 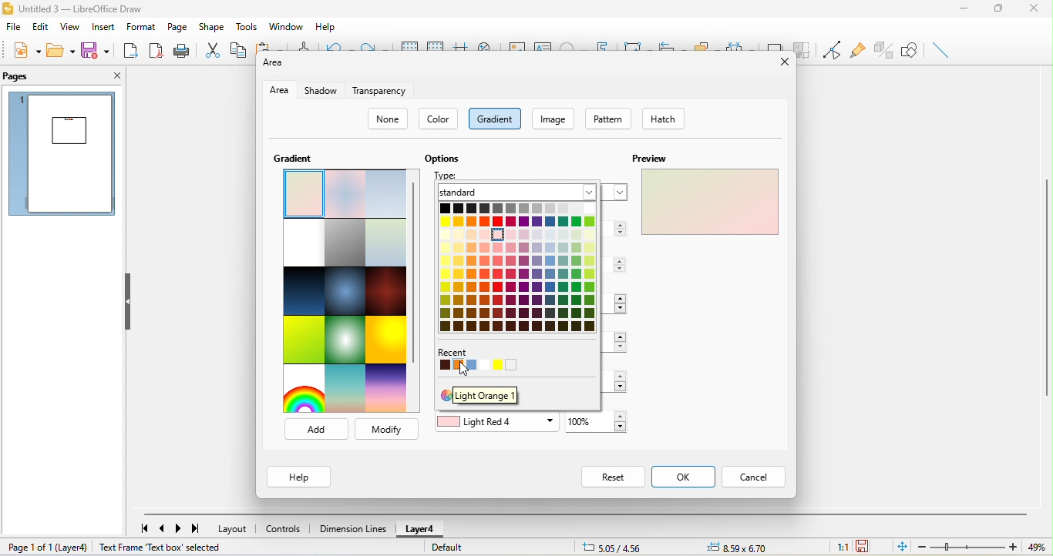 I want to click on undo, so click(x=337, y=43).